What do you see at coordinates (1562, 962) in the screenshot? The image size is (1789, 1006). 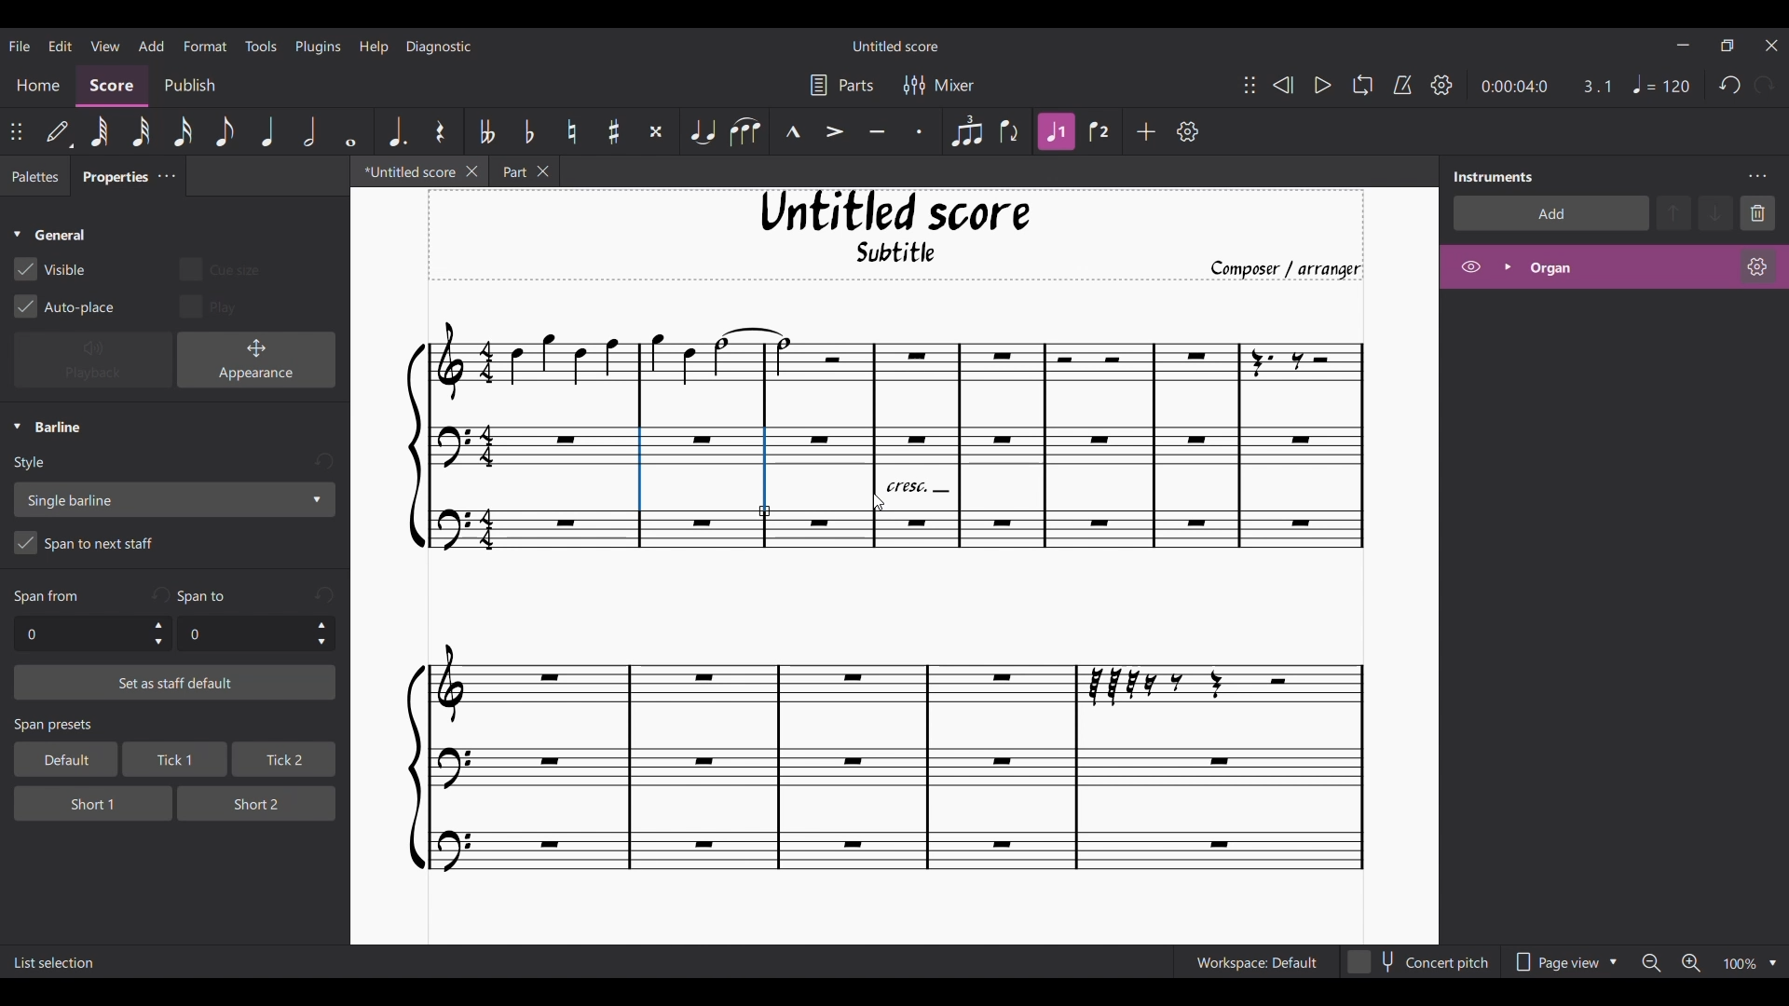 I see `Page view options` at bounding box center [1562, 962].